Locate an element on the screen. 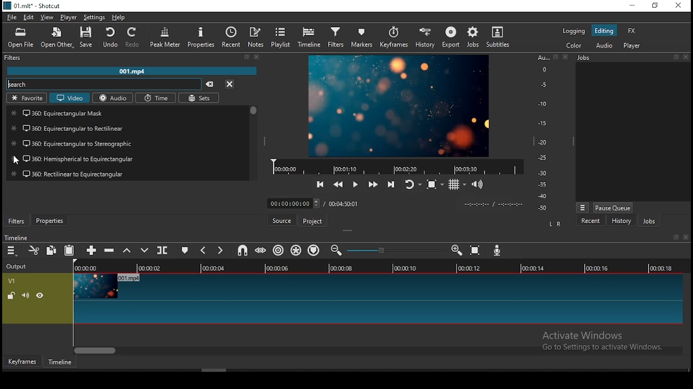 This screenshot has height=389, width=693. timeline menu is located at coordinates (12, 251).